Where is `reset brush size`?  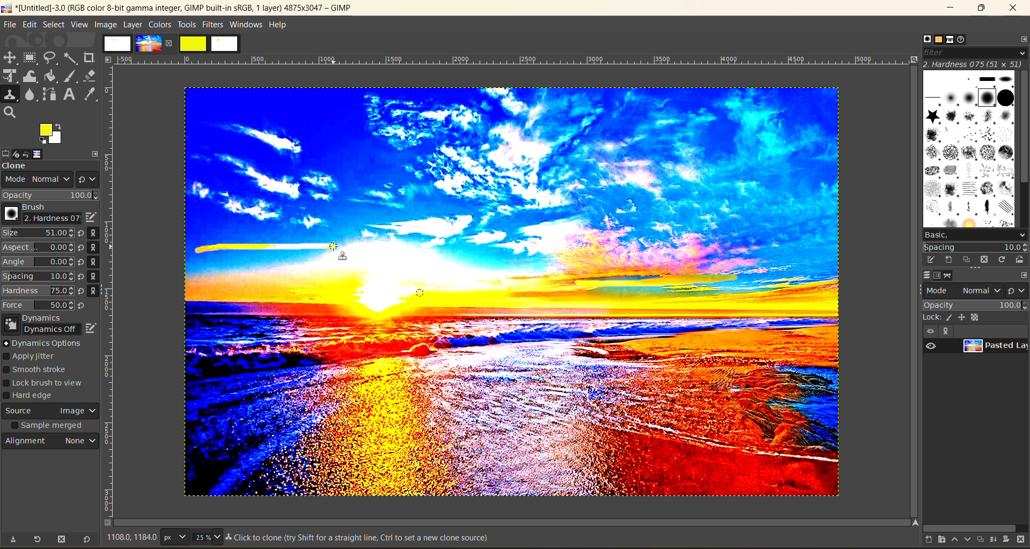
reset brush size is located at coordinates (83, 270).